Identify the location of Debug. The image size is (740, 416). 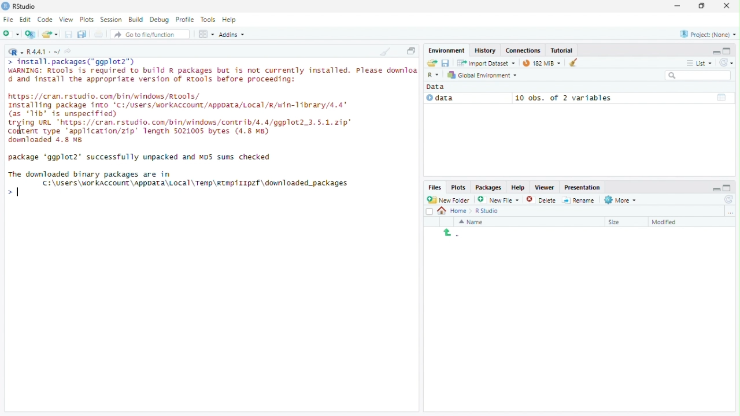
(161, 20).